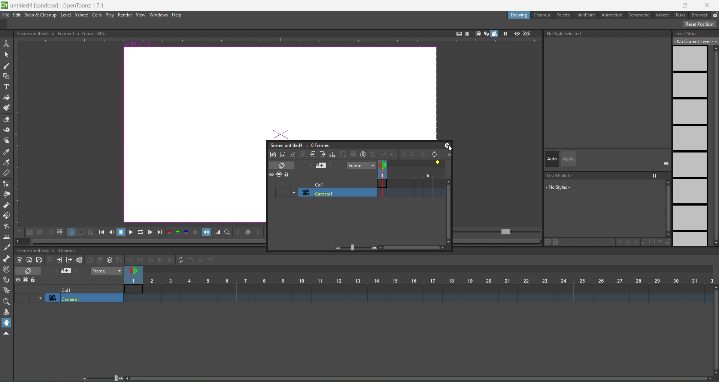 The width and height of the screenshot is (719, 382). Describe the element at coordinates (6, 194) in the screenshot. I see `pinch tool` at that location.